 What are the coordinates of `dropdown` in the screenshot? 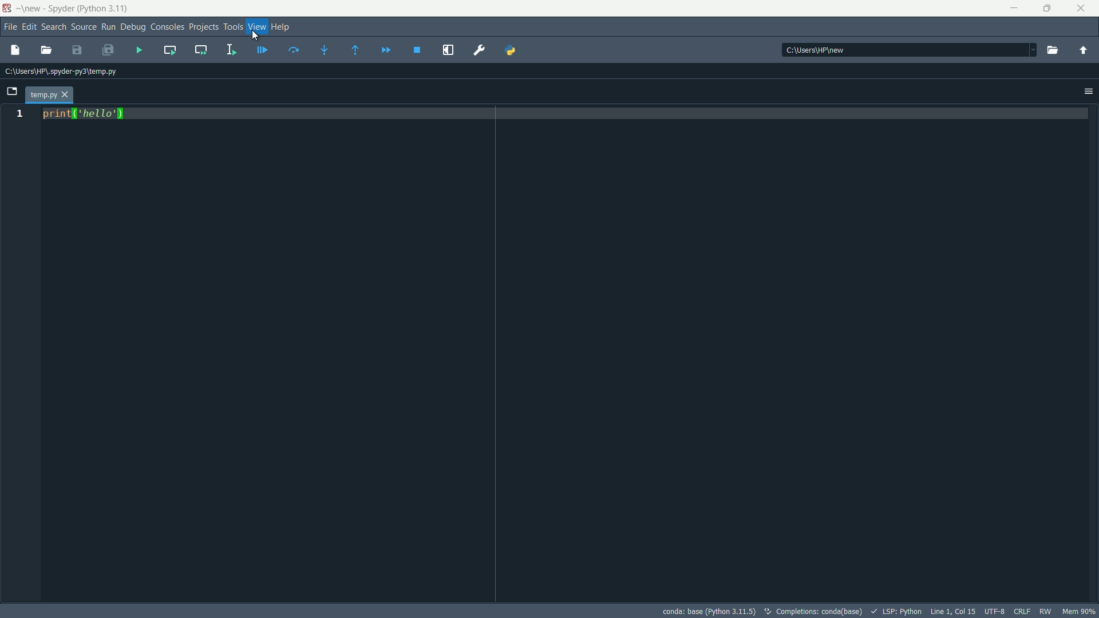 It's located at (1027, 49).